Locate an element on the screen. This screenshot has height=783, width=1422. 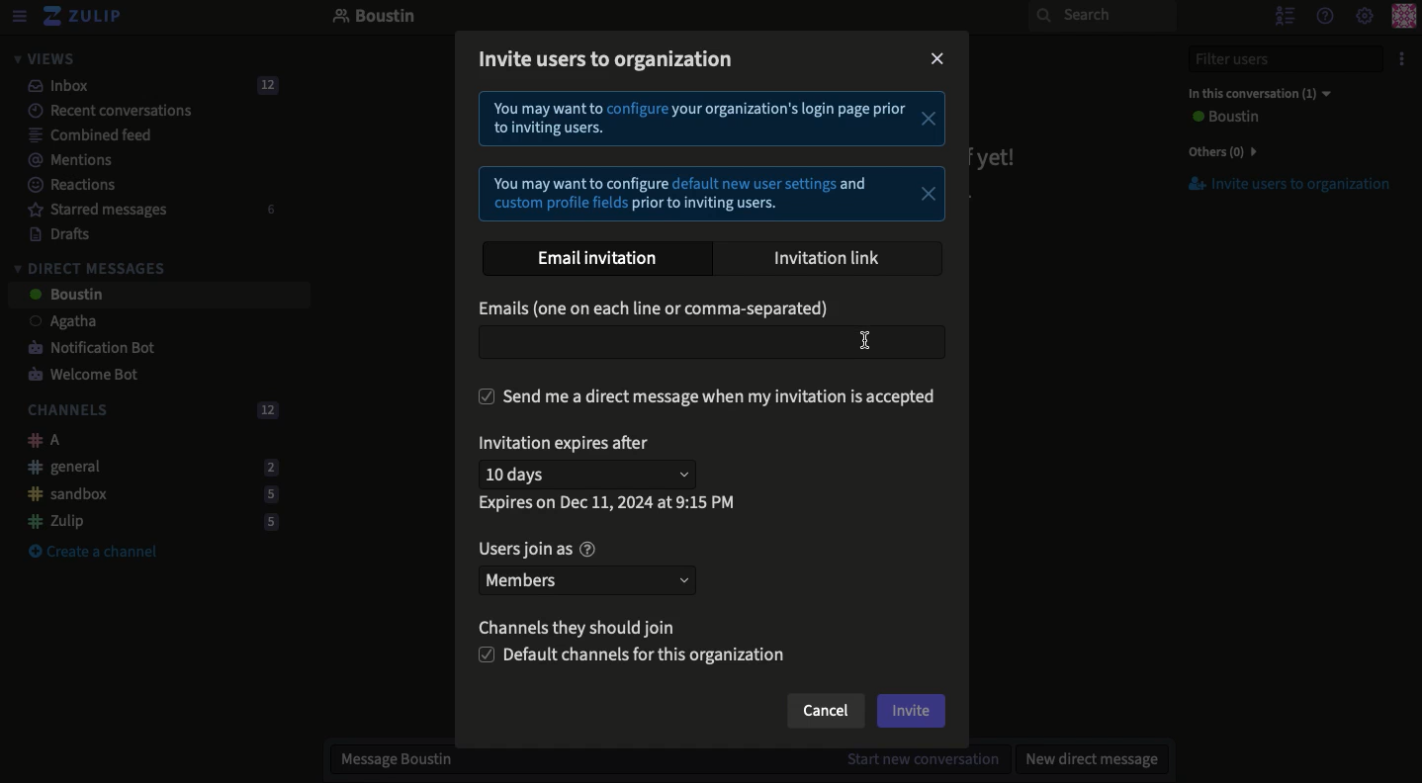
Reactions is located at coordinates (68, 187).